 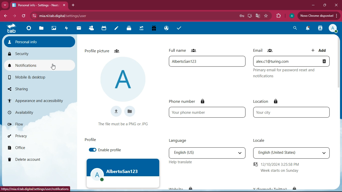 What do you see at coordinates (5, 4) in the screenshot?
I see `more` at bounding box center [5, 4].